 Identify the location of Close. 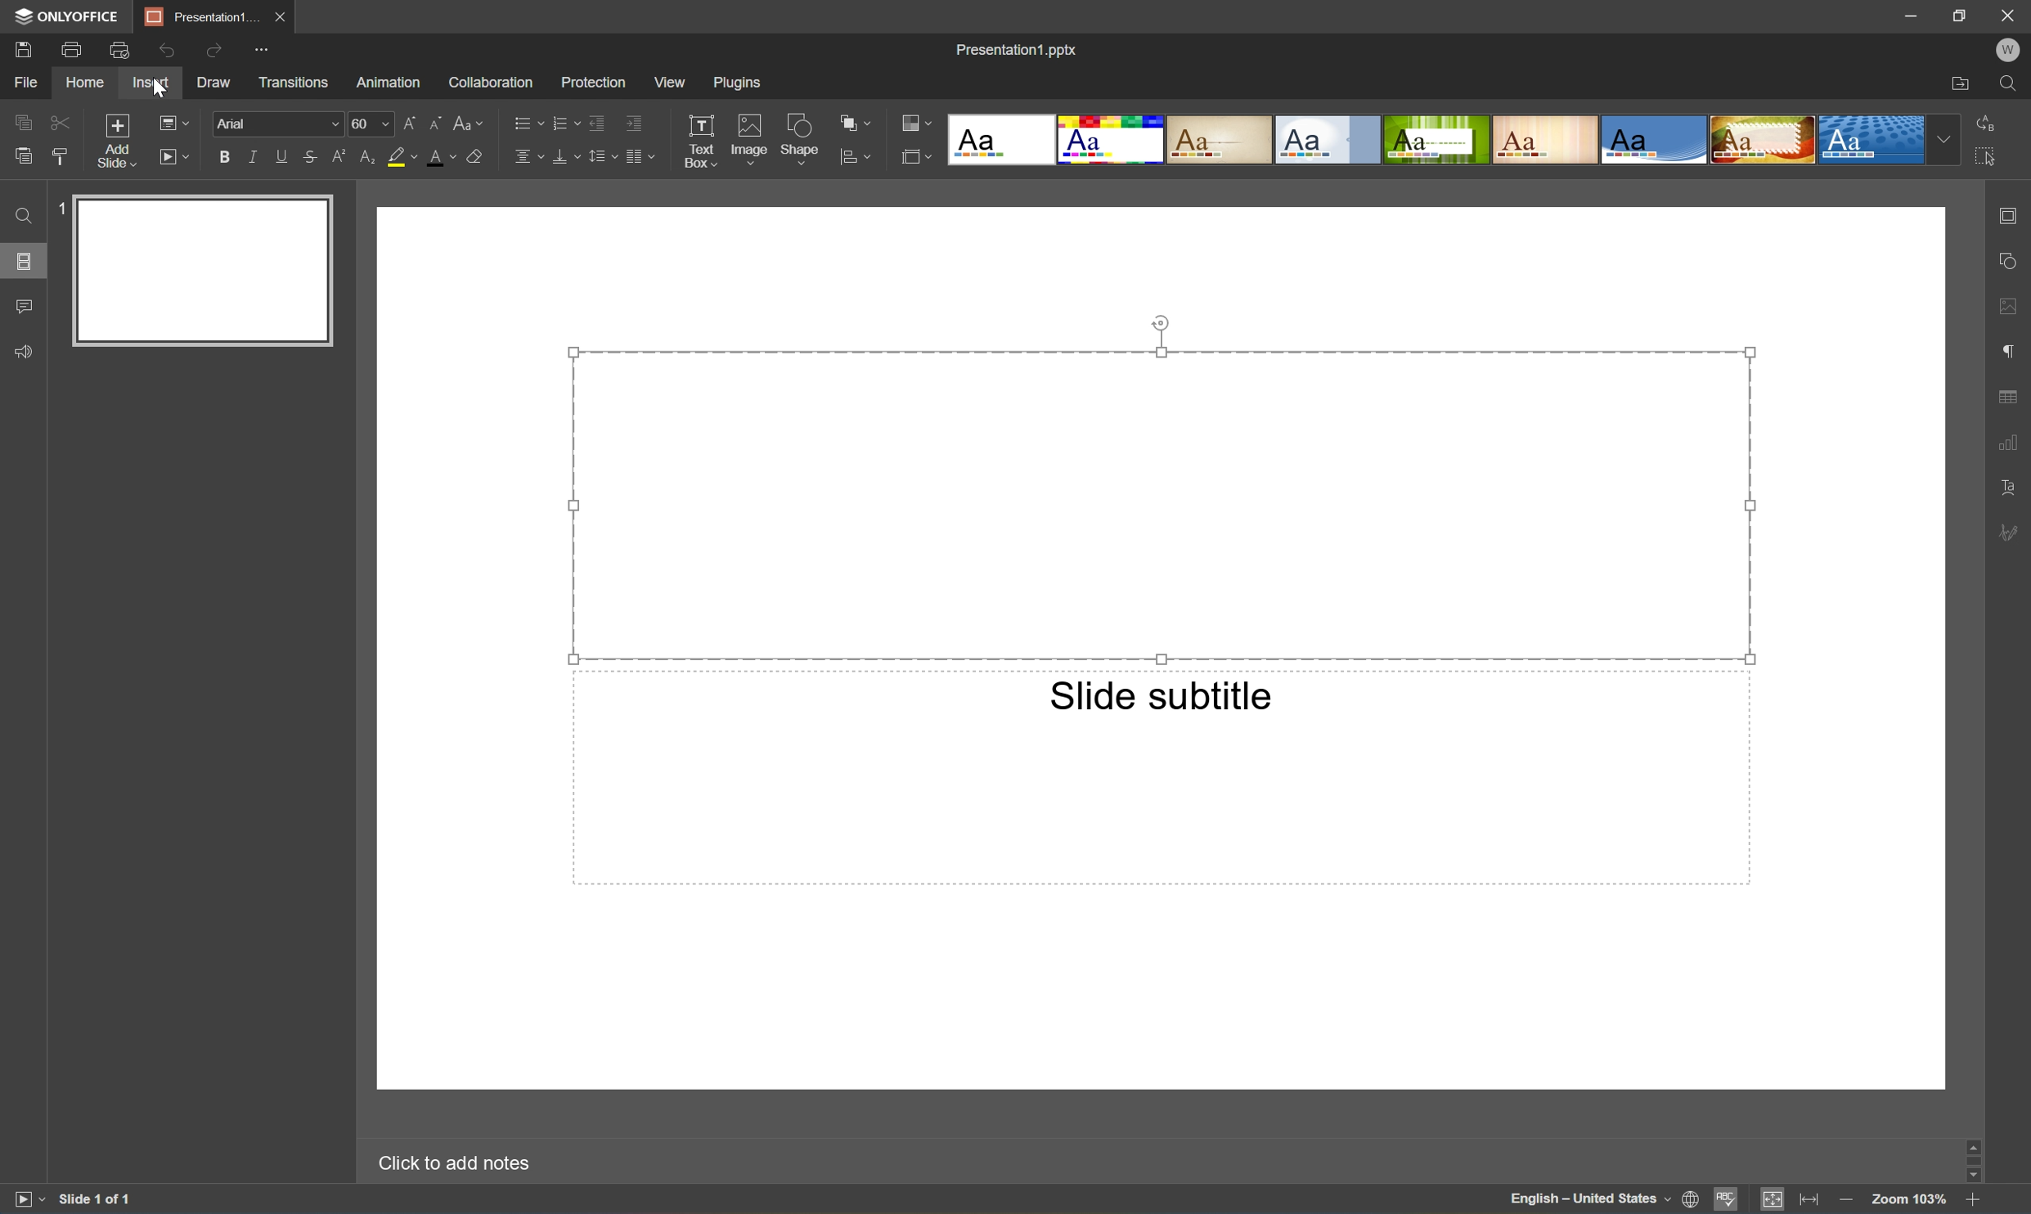
(281, 16).